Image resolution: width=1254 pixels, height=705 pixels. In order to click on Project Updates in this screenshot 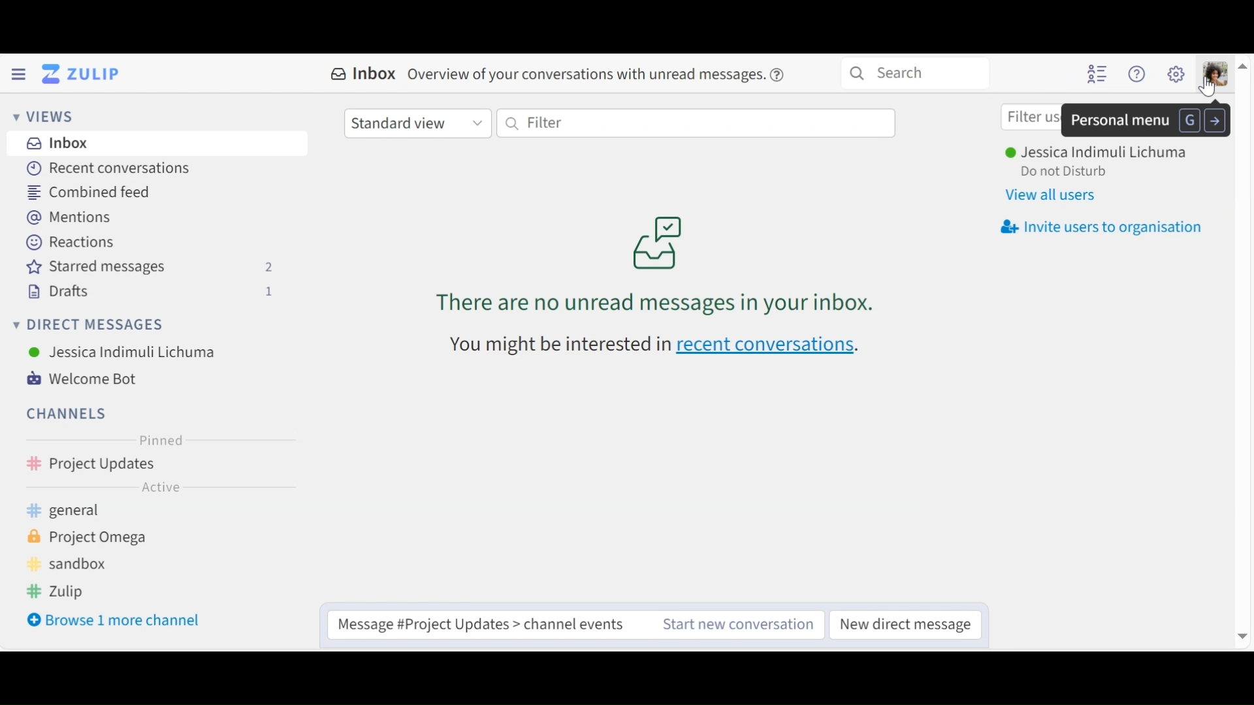, I will do `click(158, 466)`.